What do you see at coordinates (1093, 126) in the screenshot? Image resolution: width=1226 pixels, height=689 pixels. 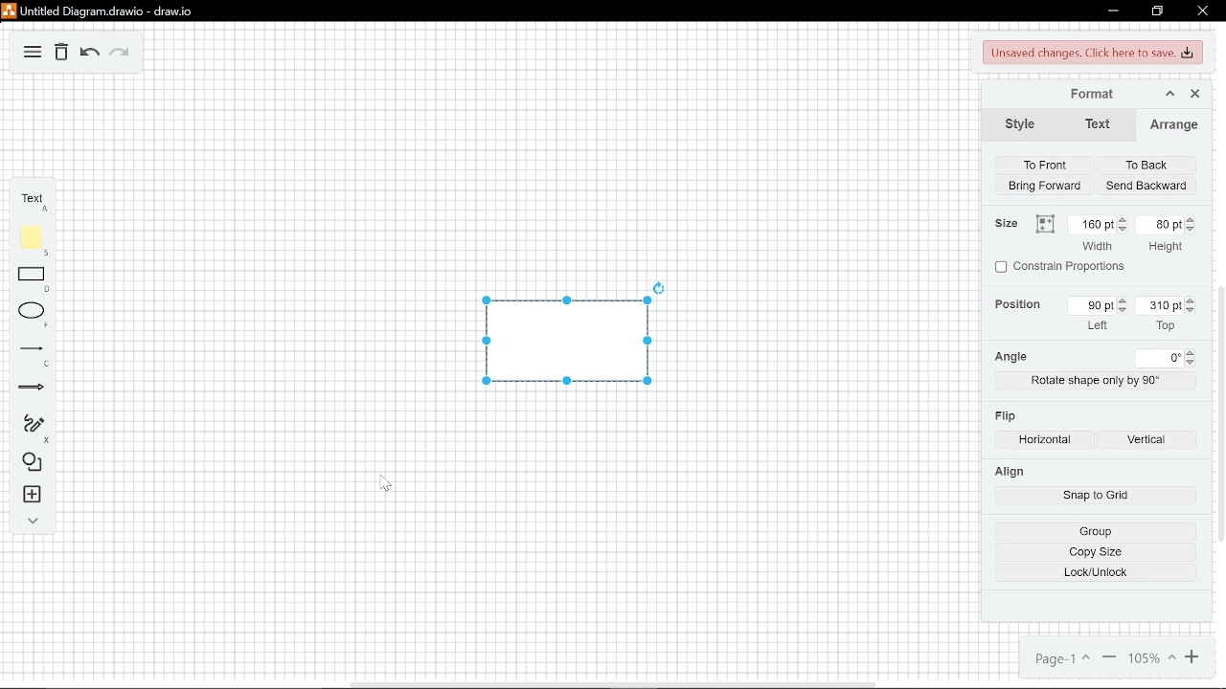 I see `text` at bounding box center [1093, 126].